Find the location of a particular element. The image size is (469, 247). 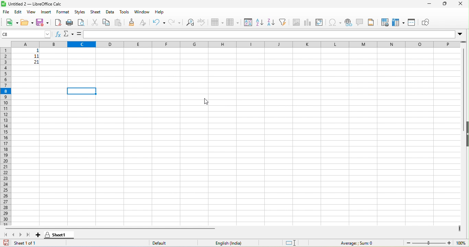

column is located at coordinates (236, 22).